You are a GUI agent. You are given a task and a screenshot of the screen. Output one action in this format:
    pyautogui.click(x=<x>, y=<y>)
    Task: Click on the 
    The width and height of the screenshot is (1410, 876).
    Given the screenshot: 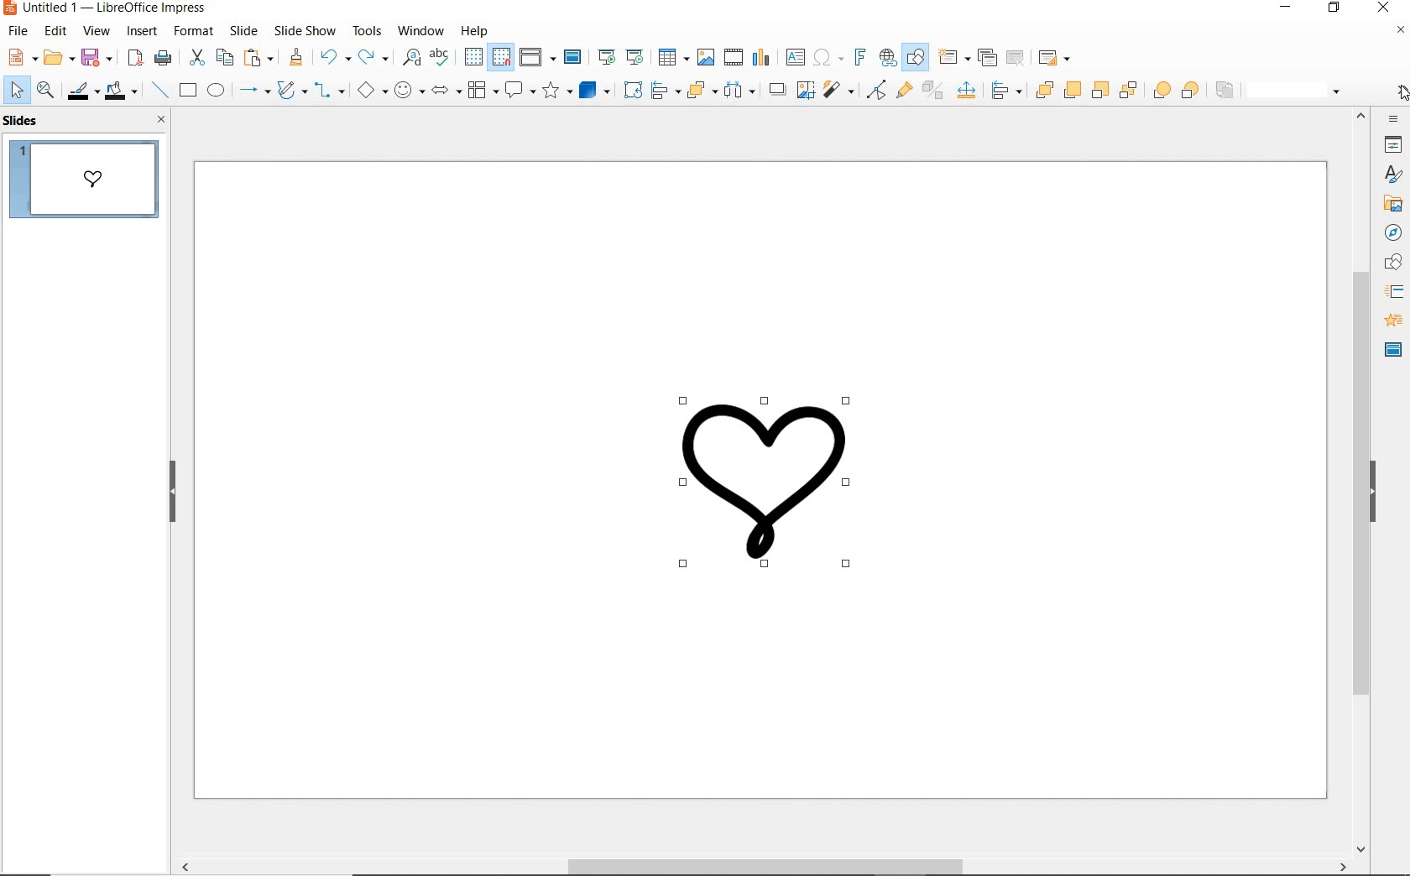 What is the action you would take?
    pyautogui.click(x=1395, y=291)
    